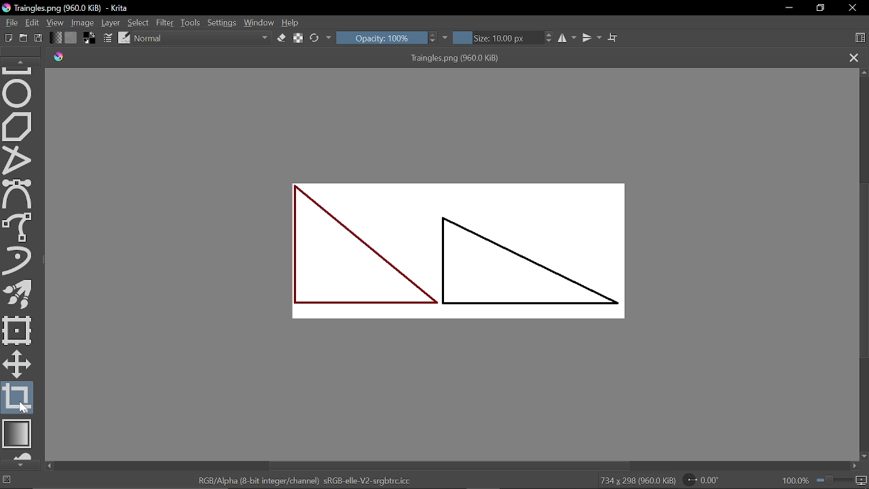 The image size is (869, 489). Describe the element at coordinates (56, 37) in the screenshot. I see `Fill gradient` at that location.